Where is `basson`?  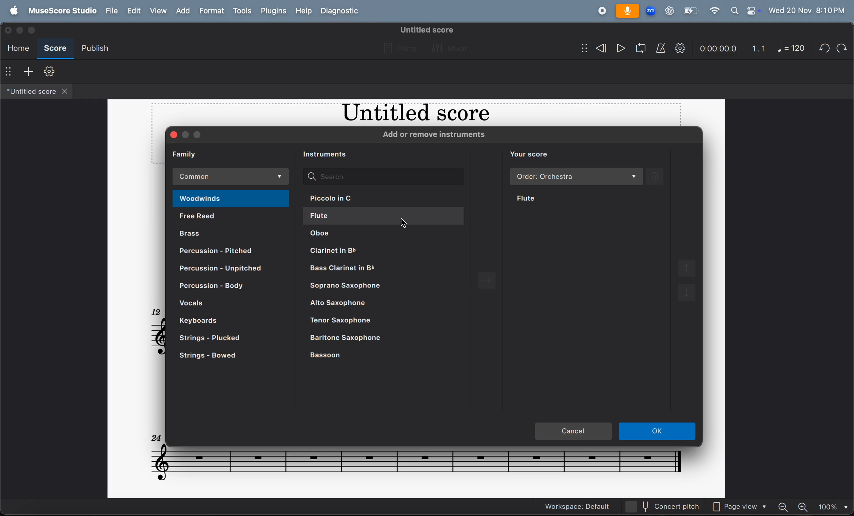 basson is located at coordinates (380, 356).